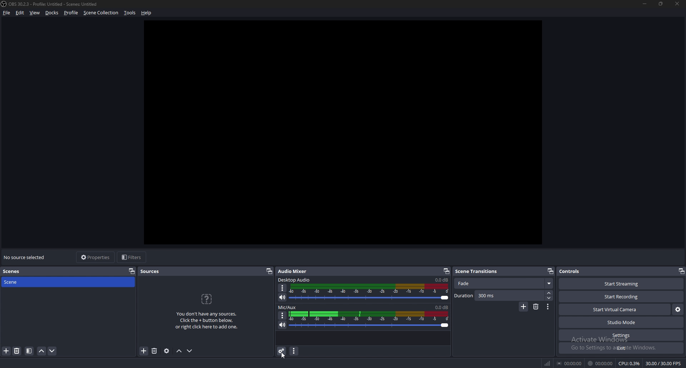 This screenshot has height=368, width=686. I want to click on pop out, so click(681, 271).